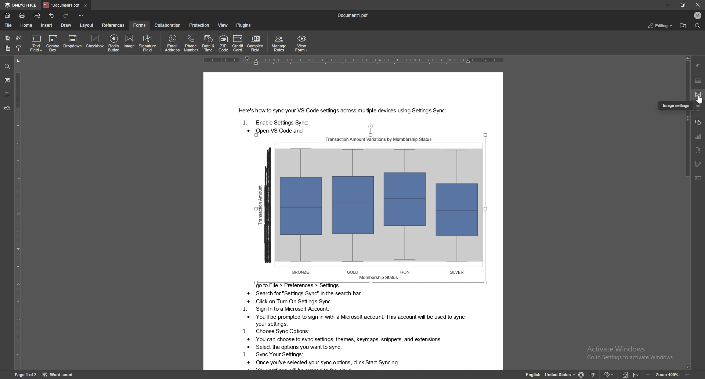 This screenshot has height=379, width=705. I want to click on Text, so click(363, 327).